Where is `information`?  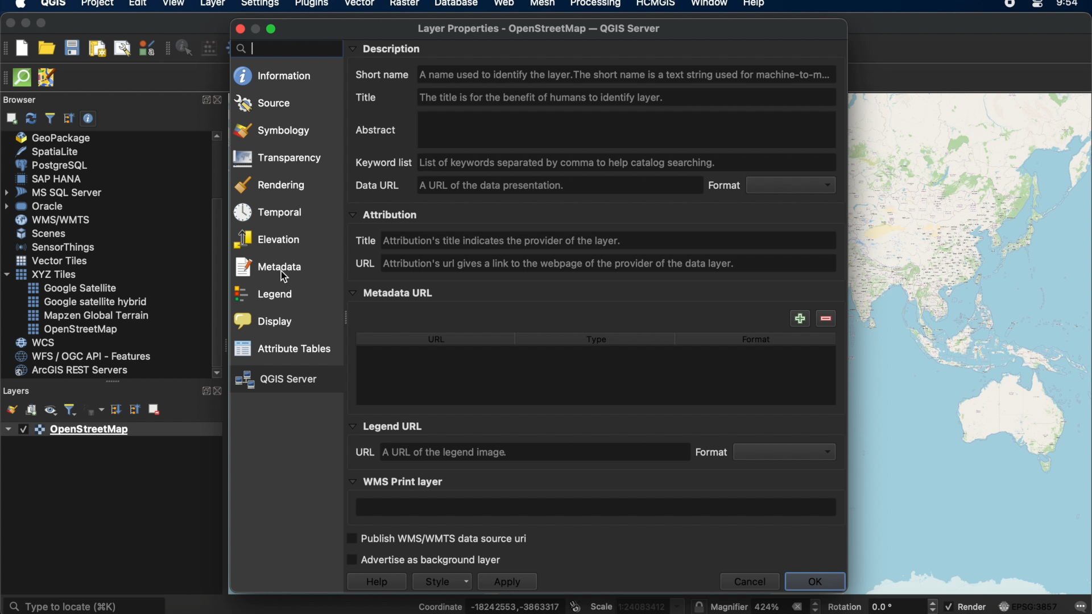
information is located at coordinates (272, 76).